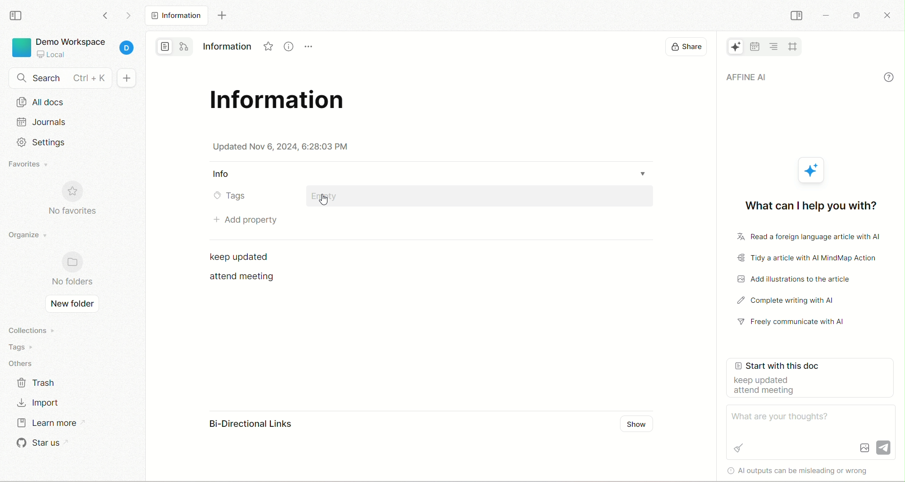 The height and width of the screenshot is (482, 905). I want to click on date & time, so click(281, 147).